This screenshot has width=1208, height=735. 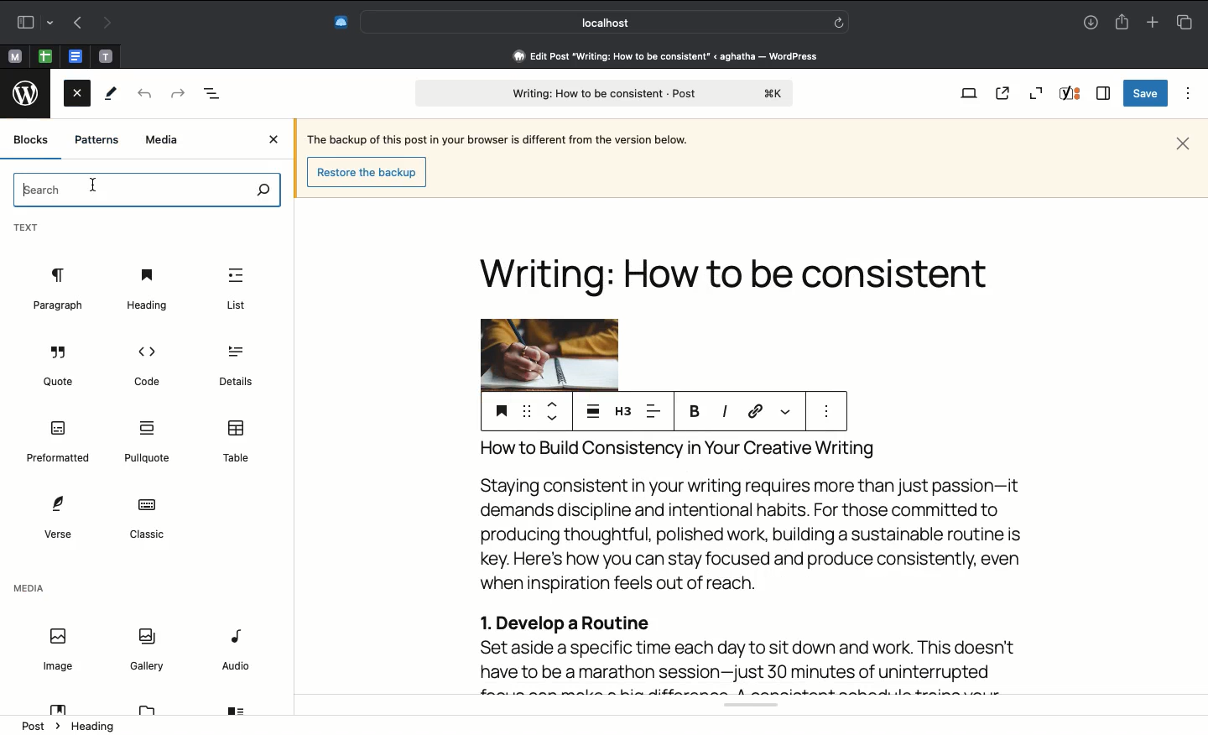 I want to click on Body, so click(x=752, y=565).